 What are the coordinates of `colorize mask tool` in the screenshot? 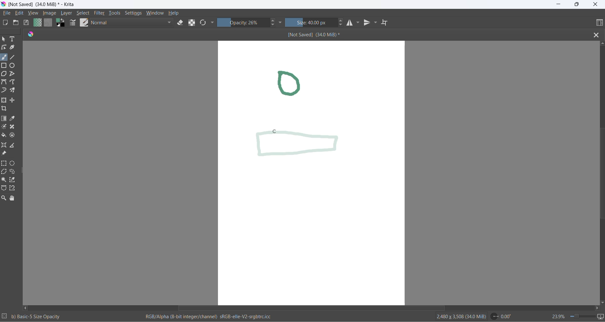 It's located at (5, 127).